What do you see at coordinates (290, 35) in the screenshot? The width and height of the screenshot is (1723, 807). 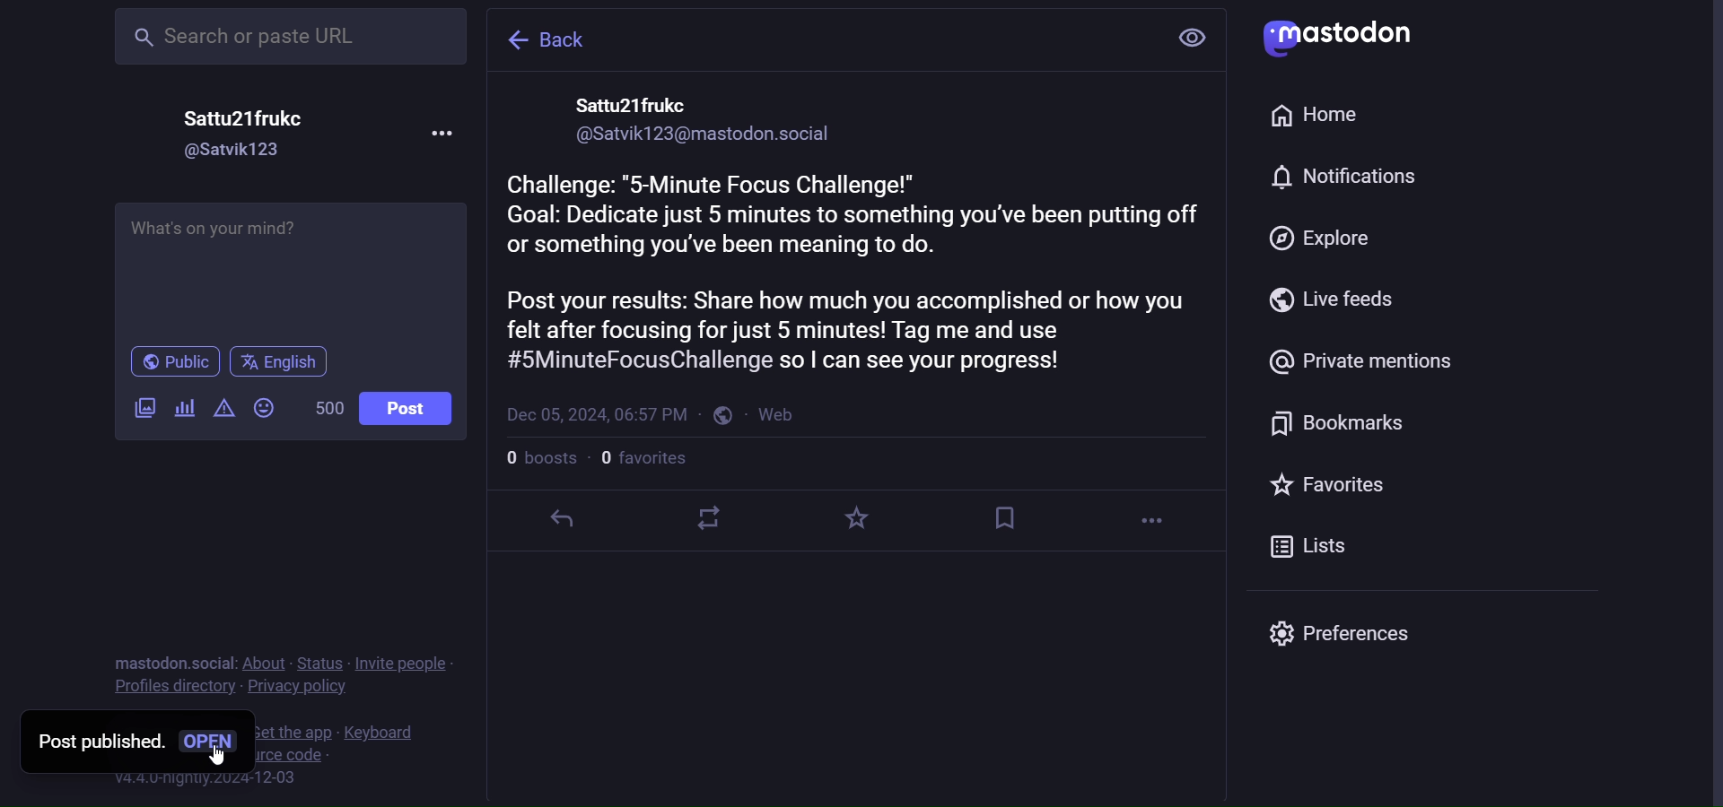 I see `search` at bounding box center [290, 35].